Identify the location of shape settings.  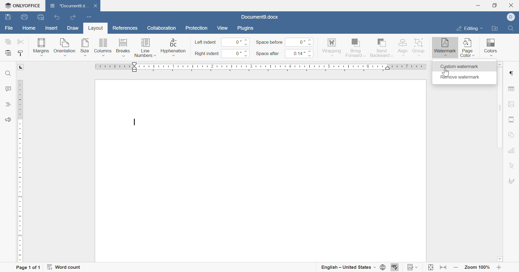
(512, 135).